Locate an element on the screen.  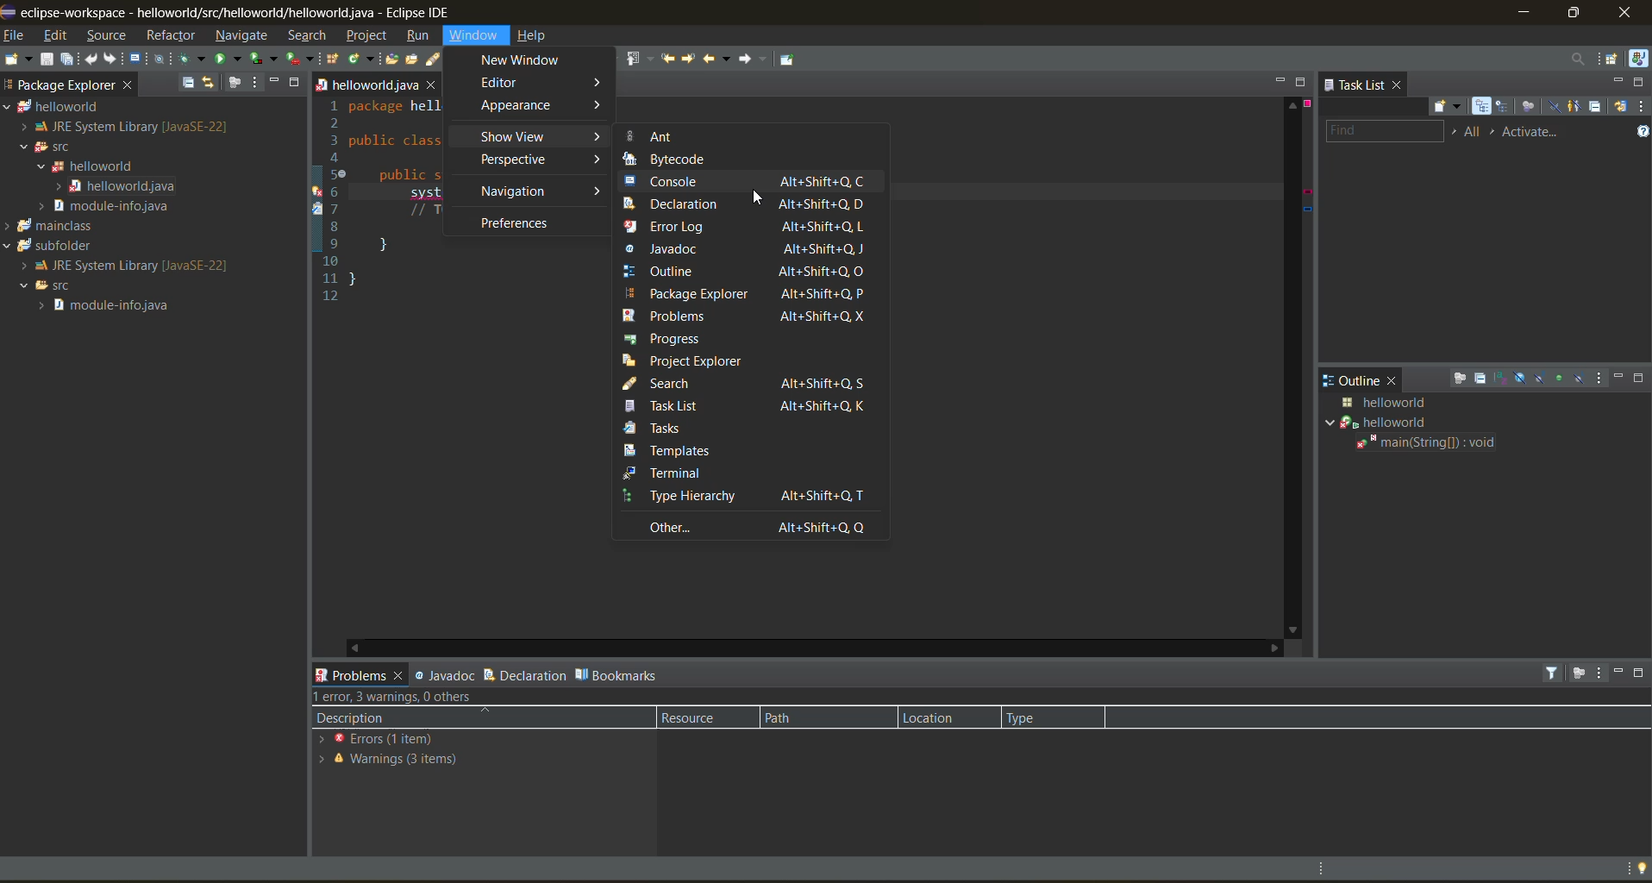
open a terminal is located at coordinates (140, 61).